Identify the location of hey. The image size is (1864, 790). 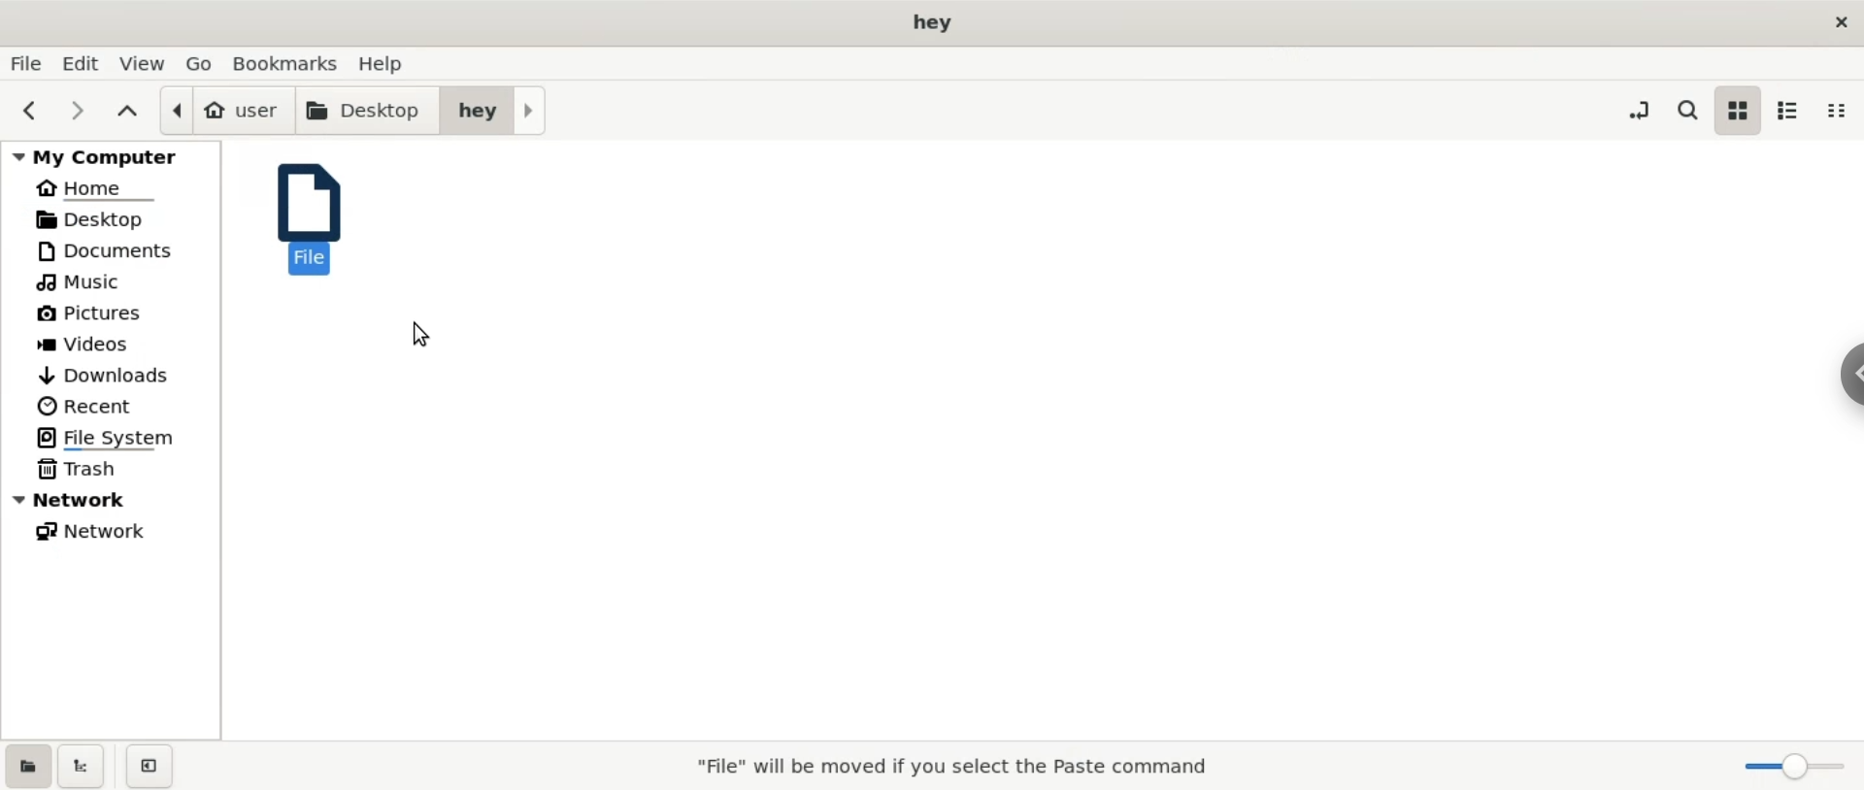
(495, 110).